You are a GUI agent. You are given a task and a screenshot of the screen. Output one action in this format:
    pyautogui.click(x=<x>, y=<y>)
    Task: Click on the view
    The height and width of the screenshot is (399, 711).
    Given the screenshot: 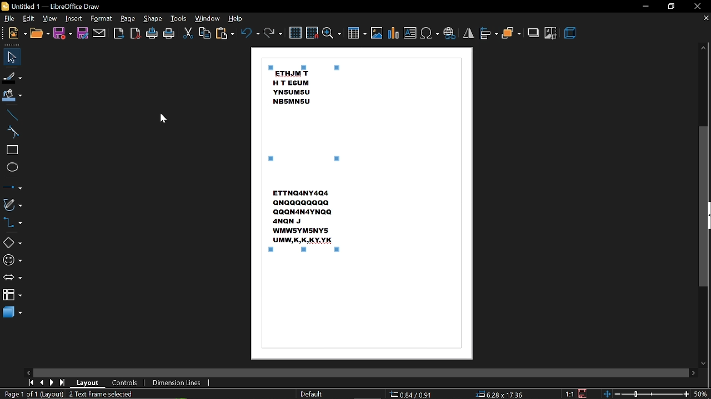 What is the action you would take?
    pyautogui.click(x=50, y=19)
    